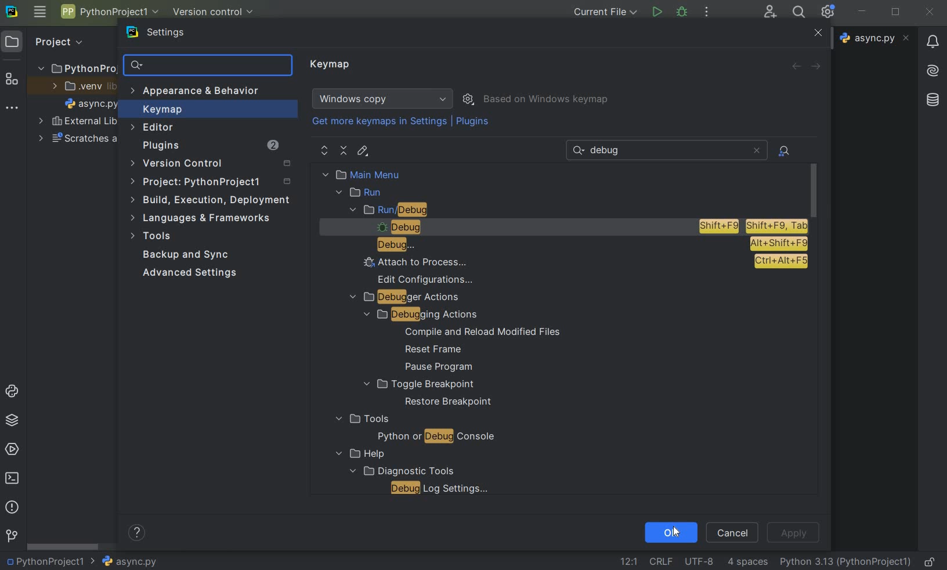 This screenshot has height=570, width=947. I want to click on more tool windows, so click(10, 108).